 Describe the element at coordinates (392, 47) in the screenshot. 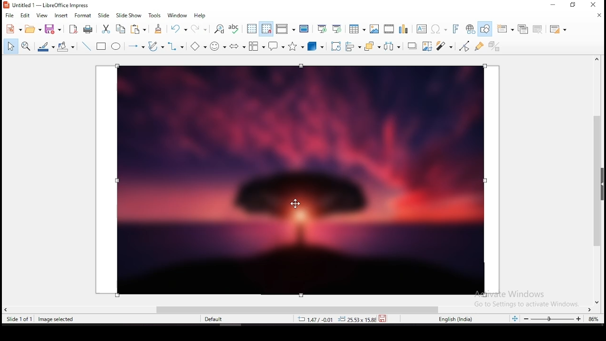

I see `distribute` at that location.